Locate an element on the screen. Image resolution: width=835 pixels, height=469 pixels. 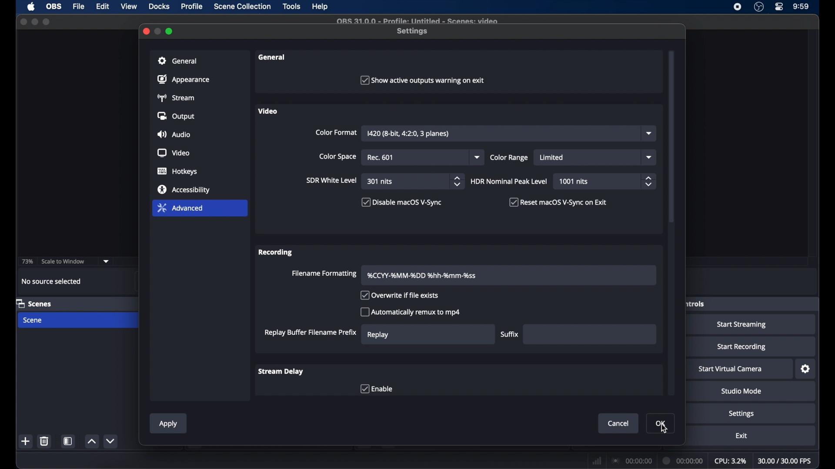
color space is located at coordinates (337, 156).